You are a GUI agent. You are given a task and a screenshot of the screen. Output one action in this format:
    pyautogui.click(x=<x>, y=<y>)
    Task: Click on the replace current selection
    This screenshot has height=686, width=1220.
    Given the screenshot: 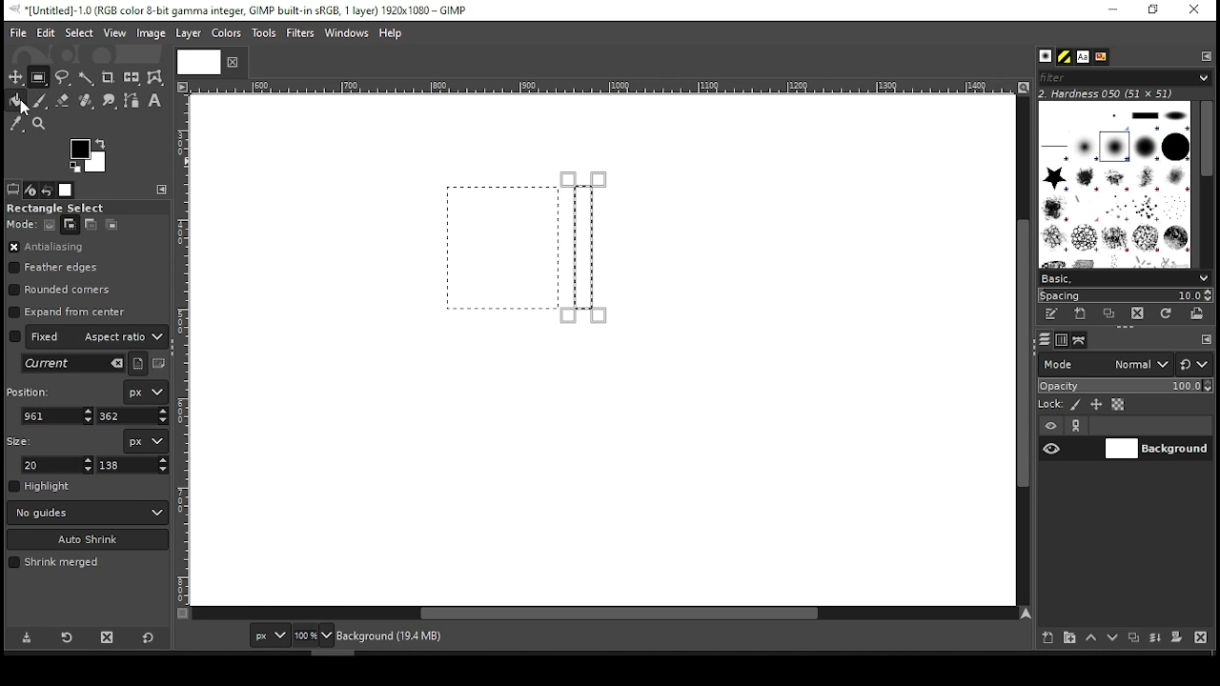 What is the action you would take?
    pyautogui.click(x=51, y=225)
    